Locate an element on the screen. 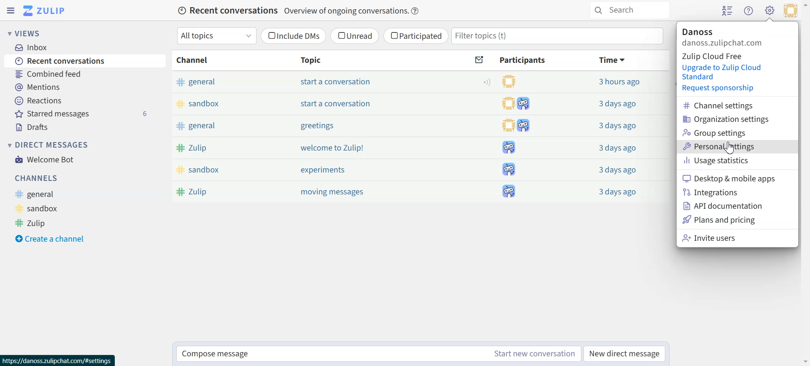  Personal settings is located at coordinates (737, 147).